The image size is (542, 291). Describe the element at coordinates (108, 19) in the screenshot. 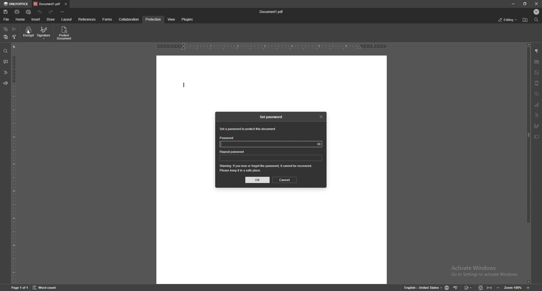

I see `forms` at that location.